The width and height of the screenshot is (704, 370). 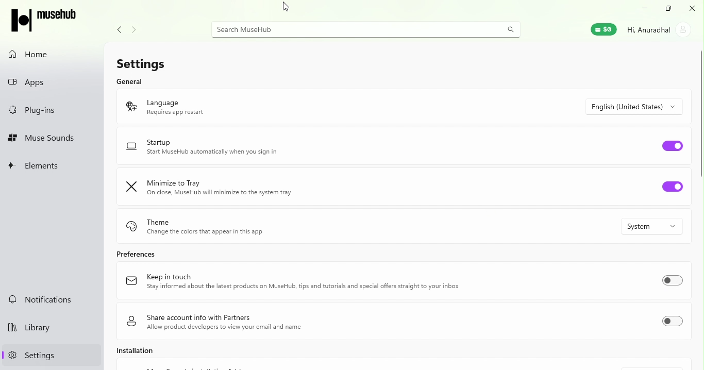 What do you see at coordinates (53, 110) in the screenshot?
I see `Plug-ins` at bounding box center [53, 110].